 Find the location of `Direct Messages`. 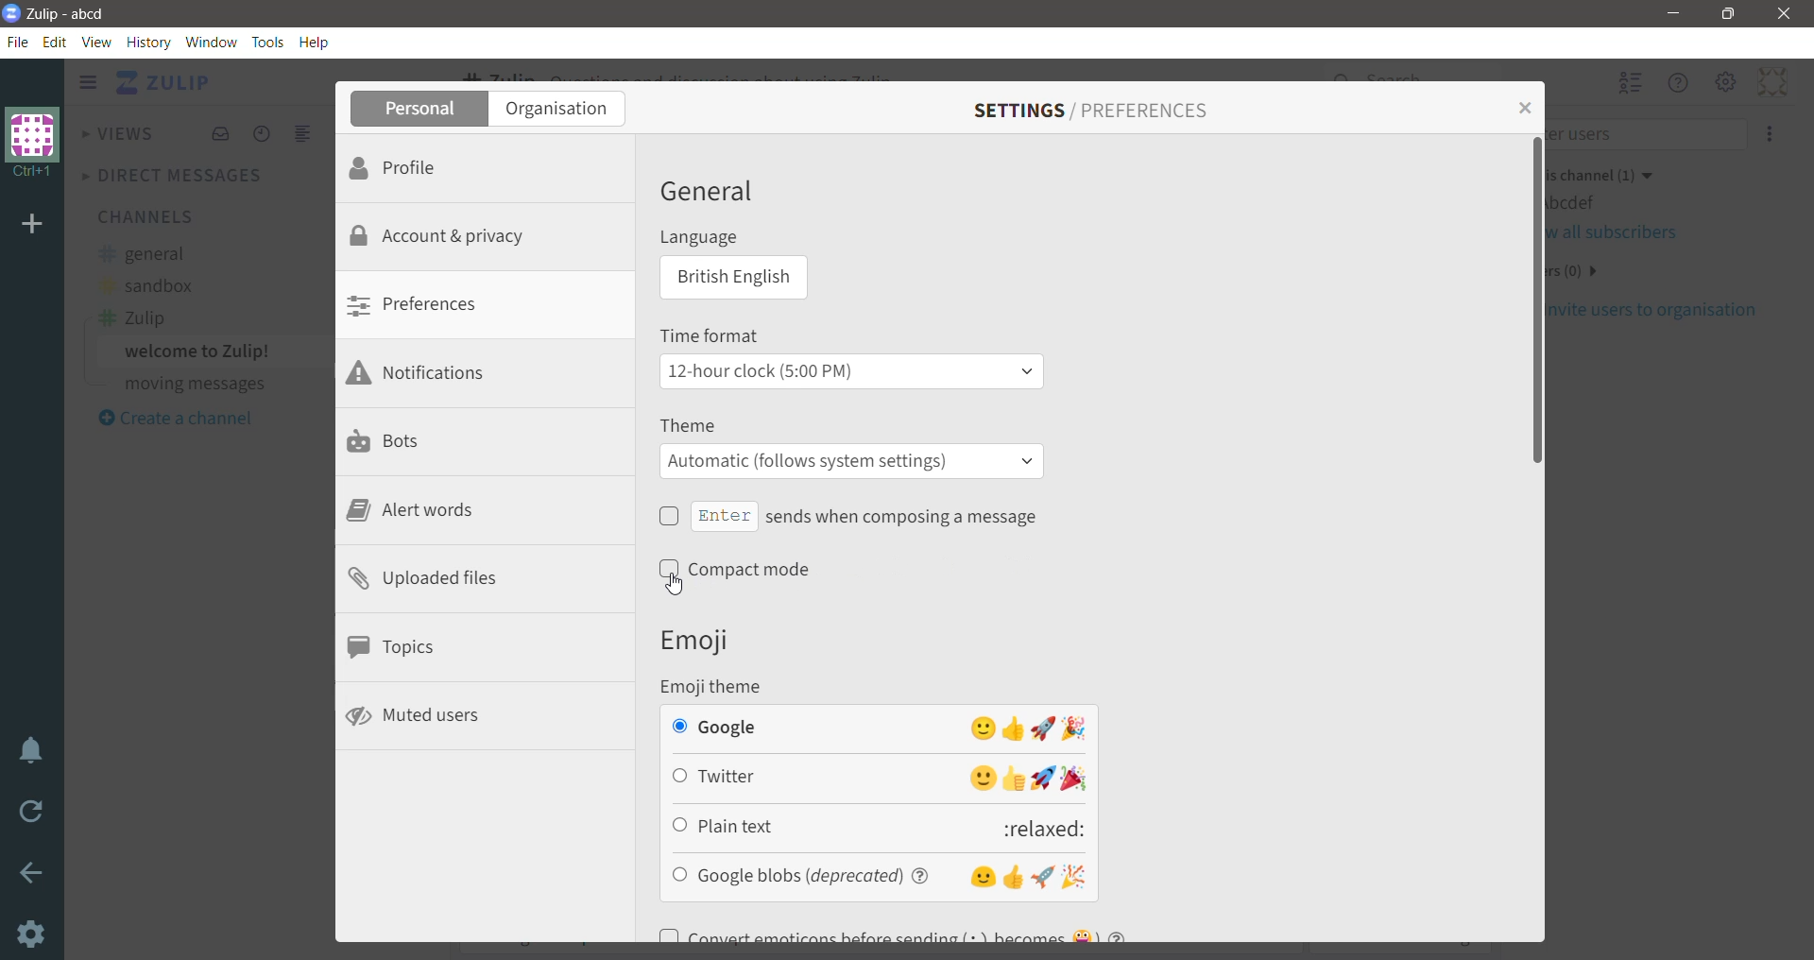

Direct Messages is located at coordinates (177, 175).